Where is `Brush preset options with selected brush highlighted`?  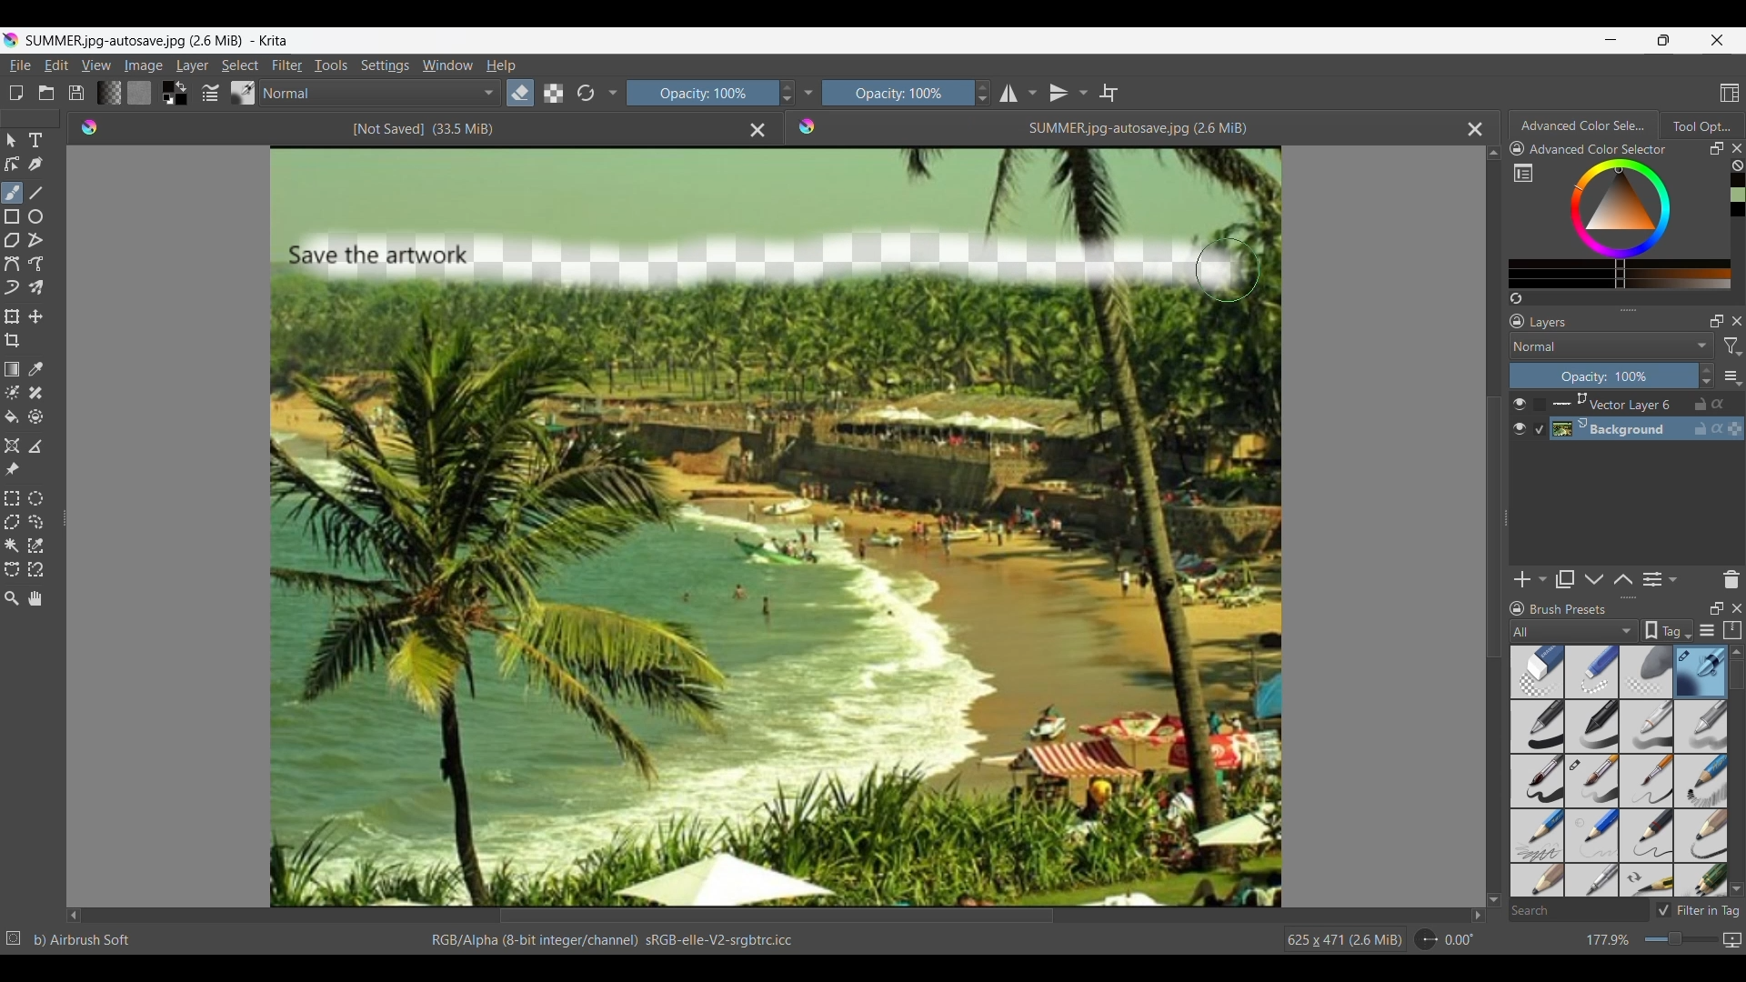 Brush preset options with selected brush highlighted is located at coordinates (1620, 772).